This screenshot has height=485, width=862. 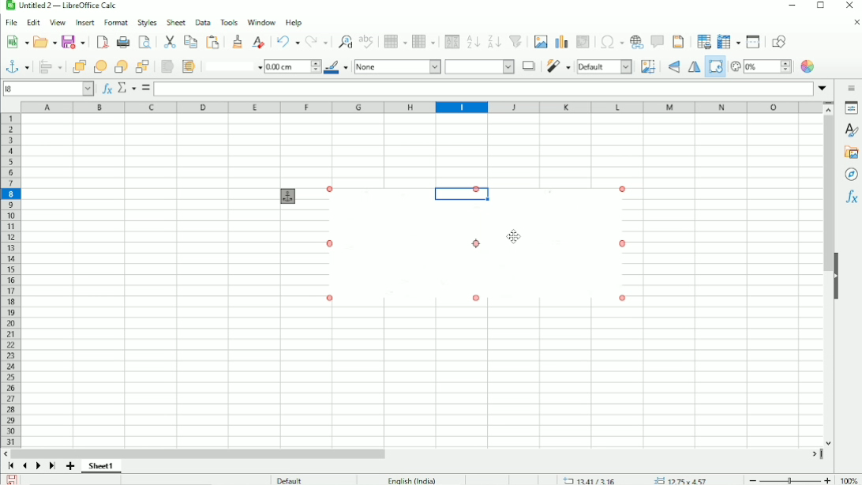 I want to click on To foreground, so click(x=167, y=66).